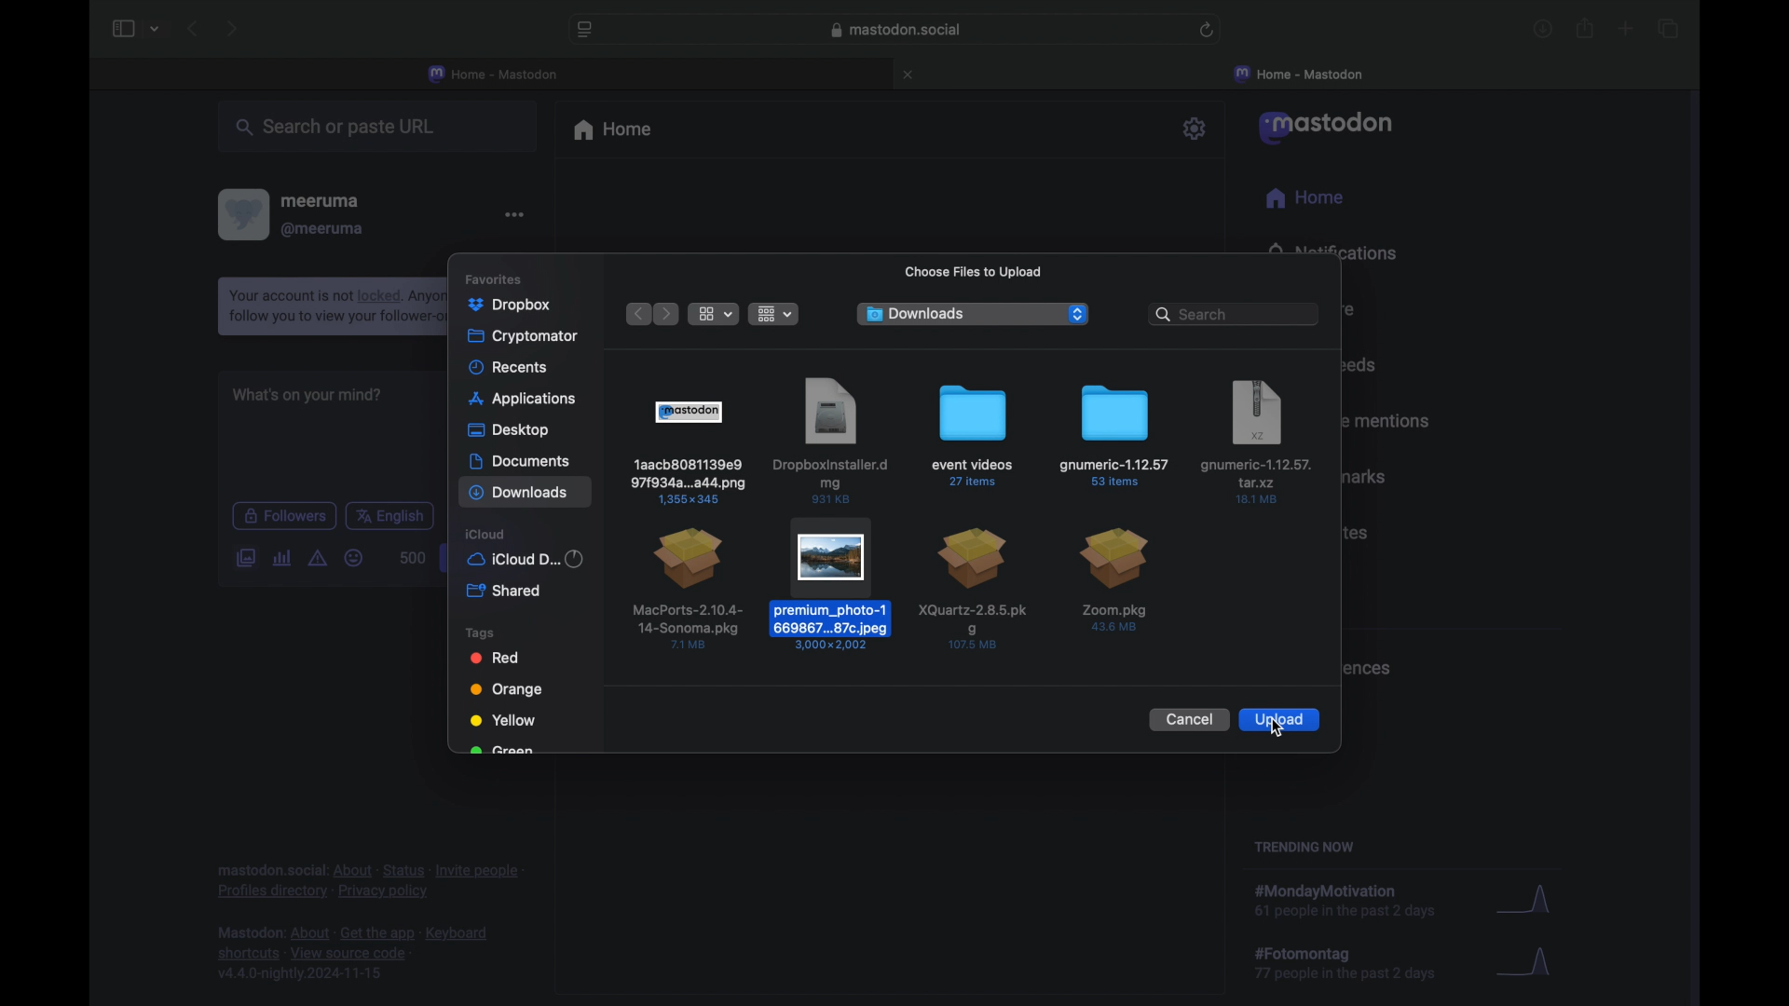 The height and width of the screenshot is (1006, 1789). What do you see at coordinates (505, 591) in the screenshot?
I see `shared` at bounding box center [505, 591].